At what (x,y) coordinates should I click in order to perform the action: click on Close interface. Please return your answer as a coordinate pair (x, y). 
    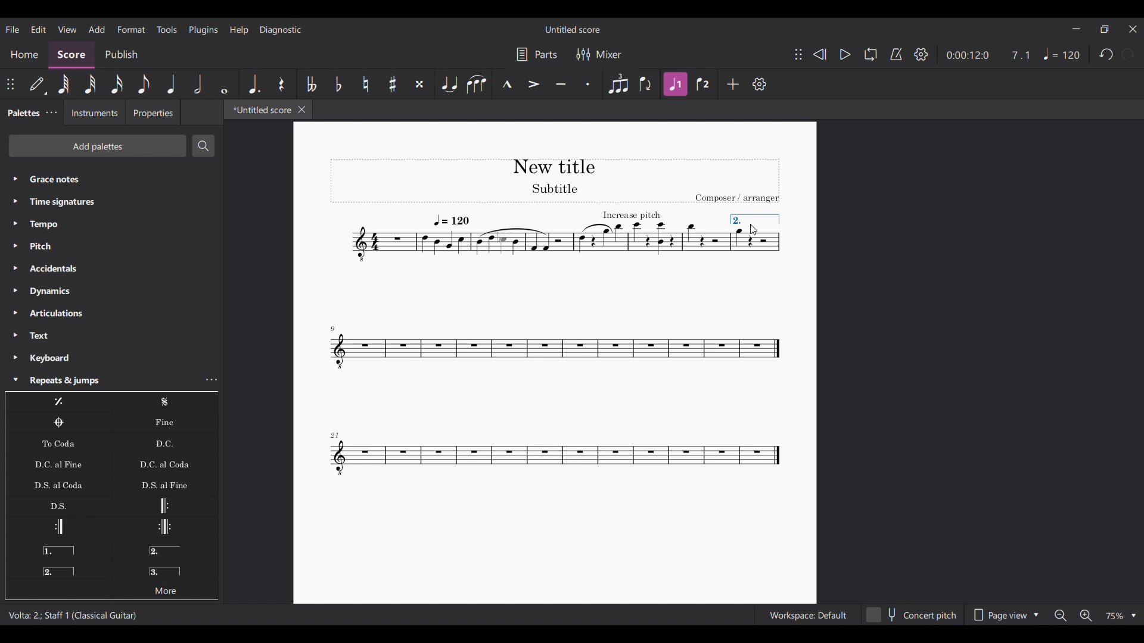
    Looking at the image, I should click on (1133, 29).